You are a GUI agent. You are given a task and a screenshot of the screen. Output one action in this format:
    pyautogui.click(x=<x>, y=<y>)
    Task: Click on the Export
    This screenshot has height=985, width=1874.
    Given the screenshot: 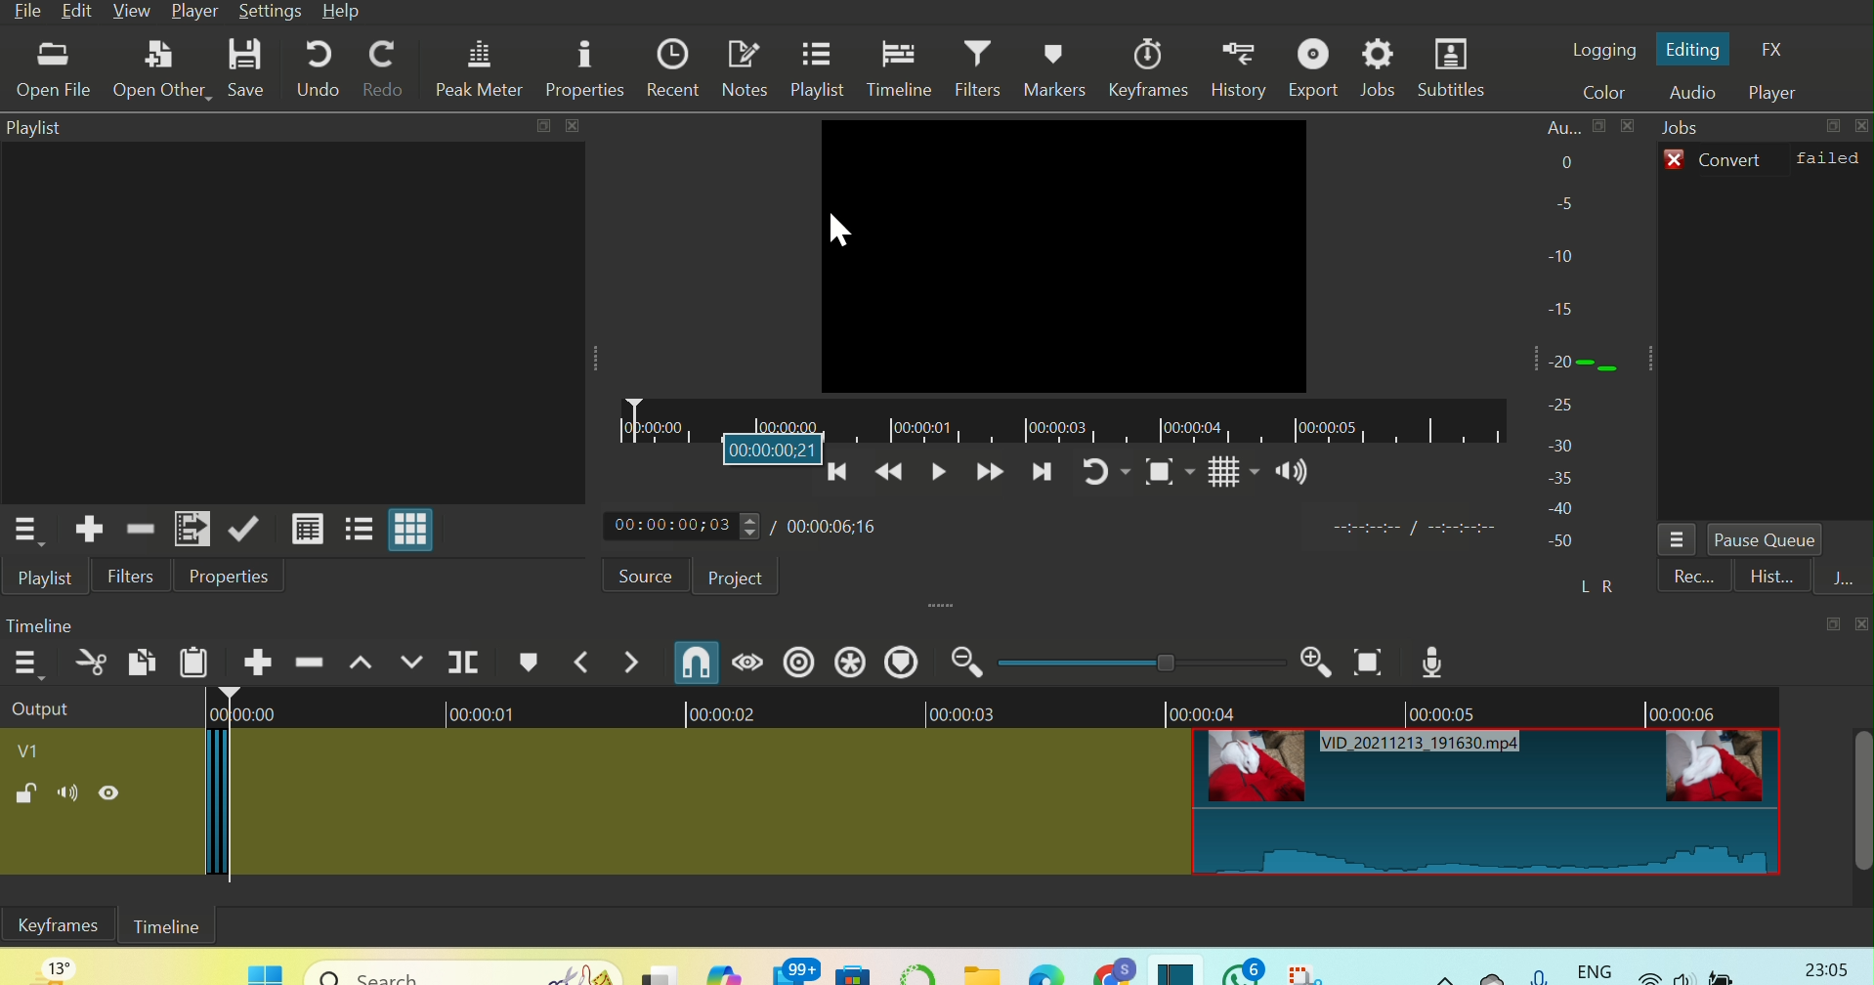 What is the action you would take?
    pyautogui.click(x=1313, y=66)
    